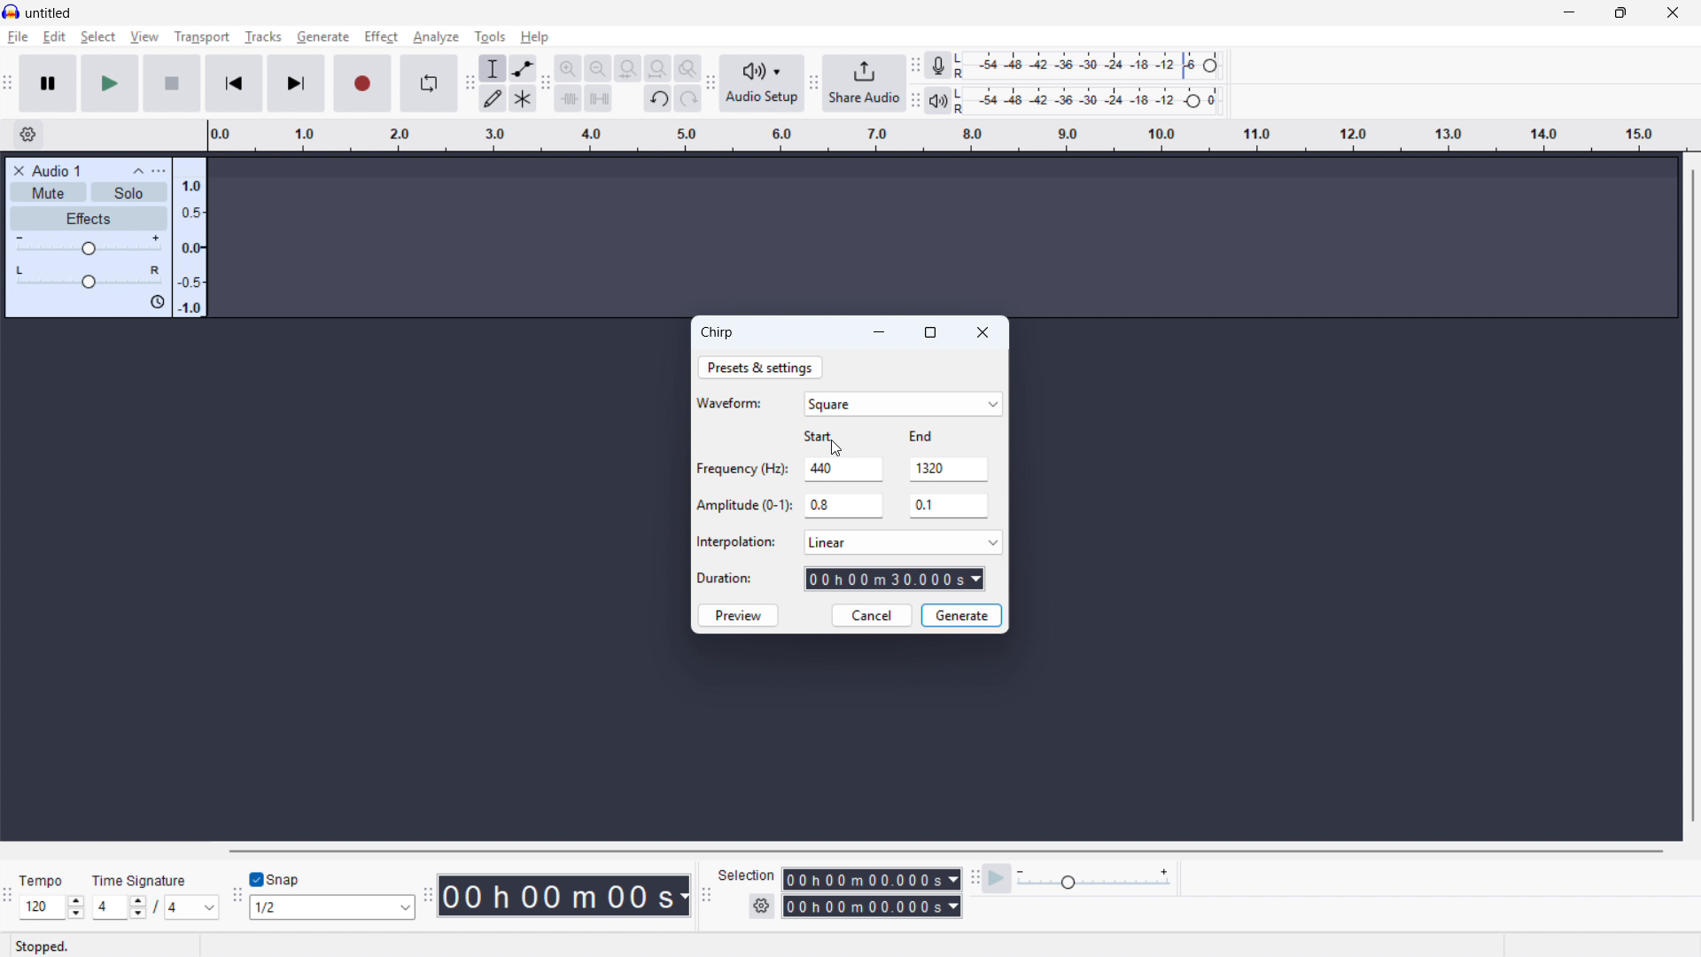 The height and width of the screenshot is (957, 1701). What do you see at coordinates (18, 38) in the screenshot?
I see `File ` at bounding box center [18, 38].